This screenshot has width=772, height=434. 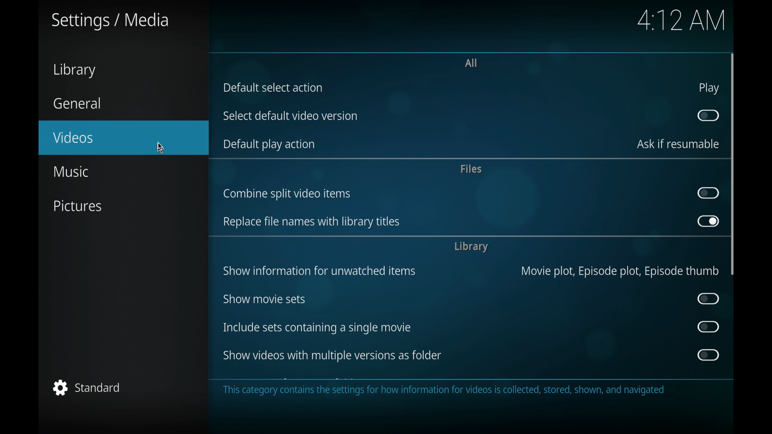 I want to click on include sets containing a single movie, so click(x=316, y=328).